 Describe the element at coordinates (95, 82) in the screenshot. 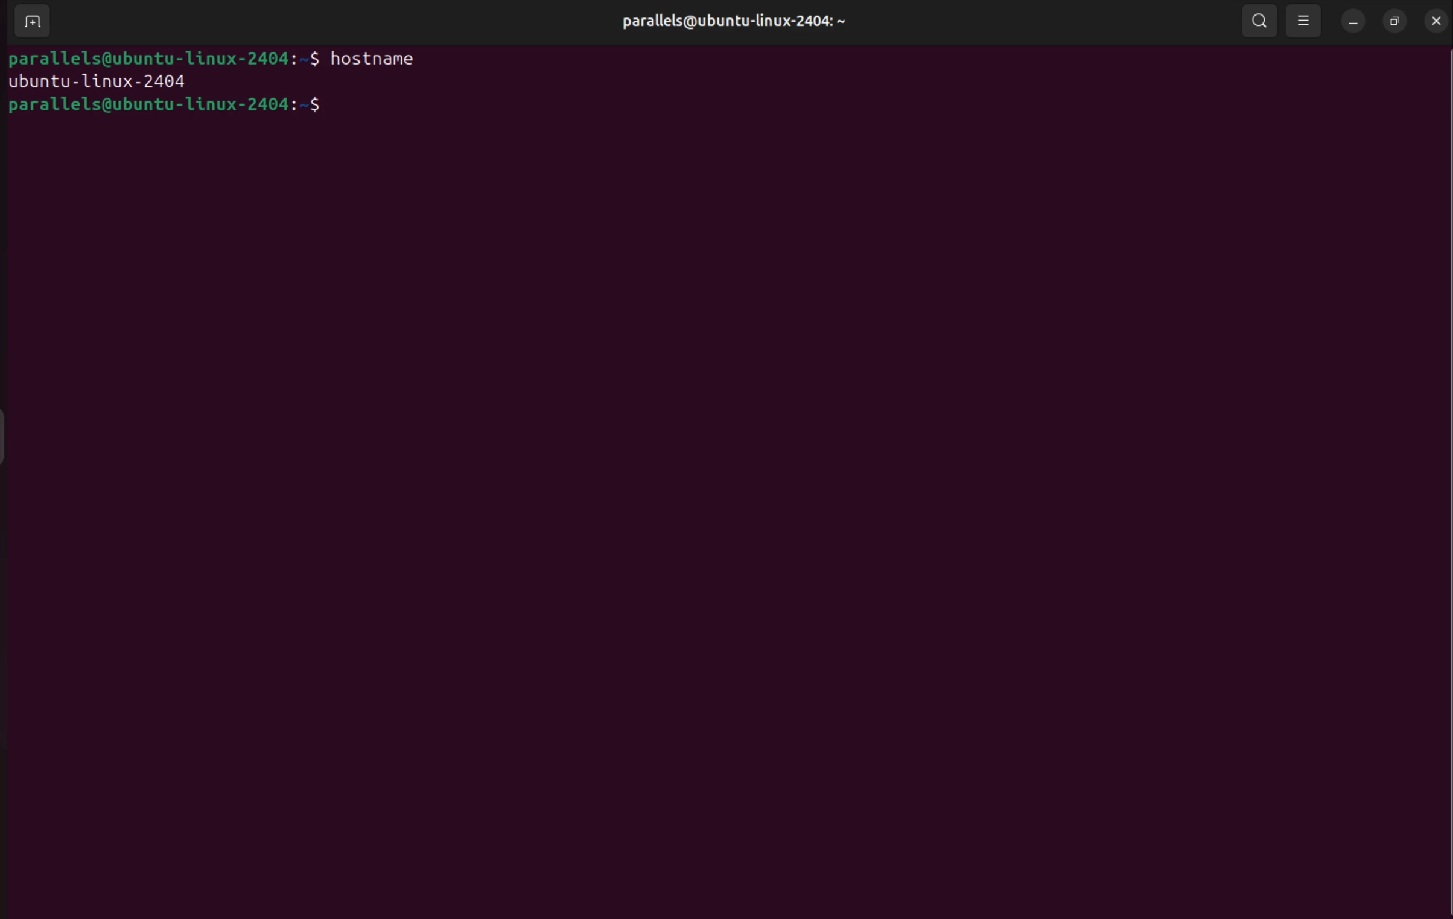

I see `ubuntu linux 2024` at that location.